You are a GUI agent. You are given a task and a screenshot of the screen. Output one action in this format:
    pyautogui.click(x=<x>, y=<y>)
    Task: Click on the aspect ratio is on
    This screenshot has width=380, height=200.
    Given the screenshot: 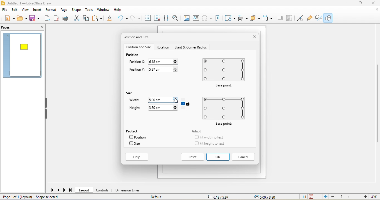 What is the action you would take?
    pyautogui.click(x=183, y=104)
    